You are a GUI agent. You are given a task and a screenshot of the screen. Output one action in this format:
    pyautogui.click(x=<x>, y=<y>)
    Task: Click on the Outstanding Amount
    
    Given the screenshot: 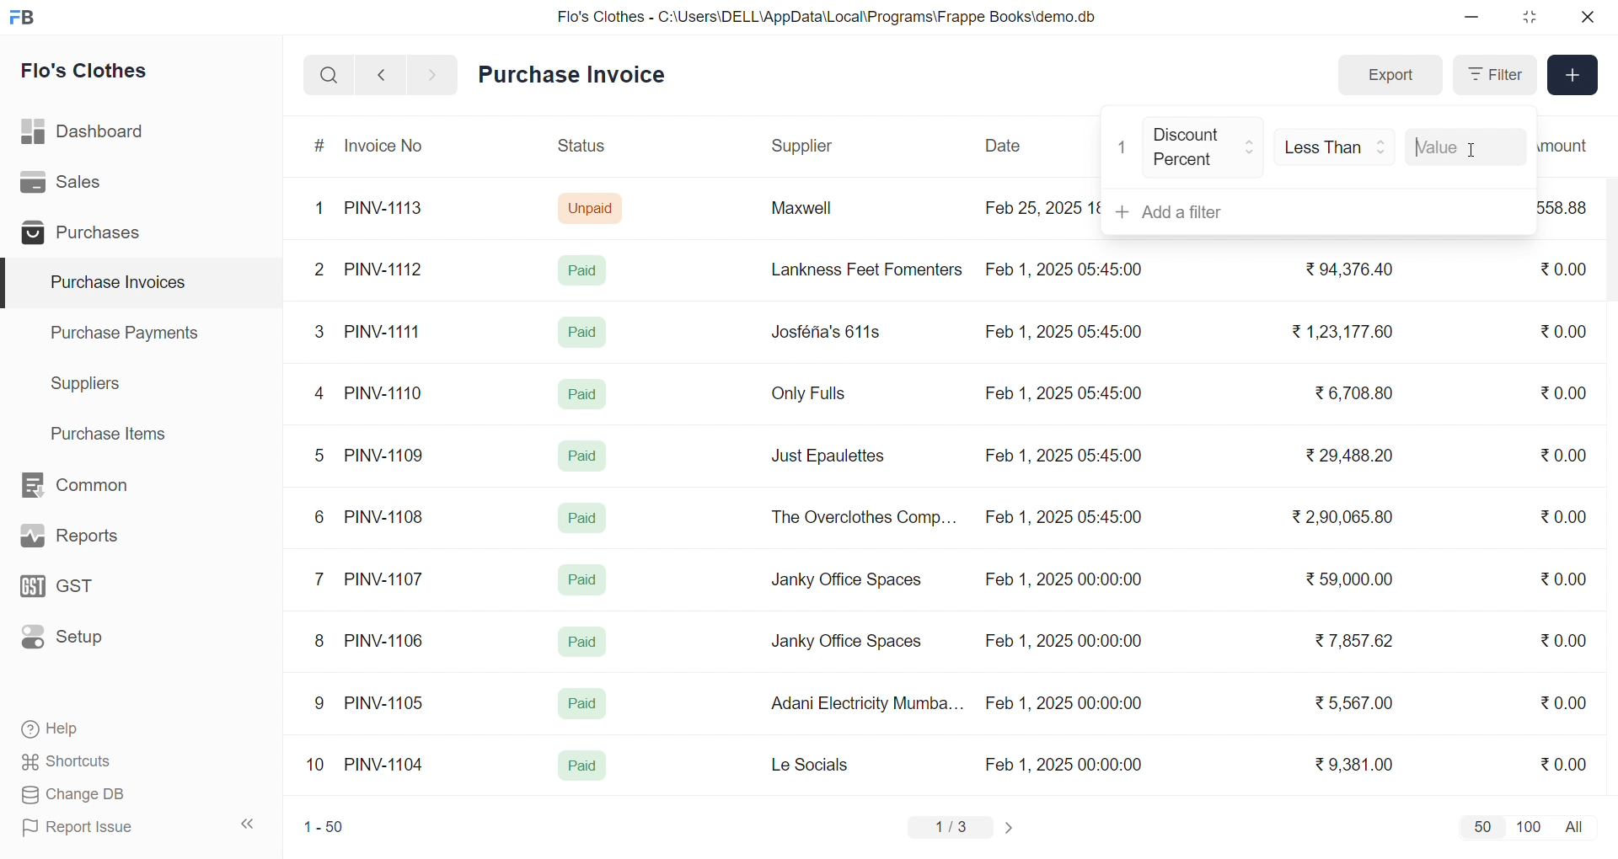 What is the action you would take?
    pyautogui.click(x=1572, y=145)
    